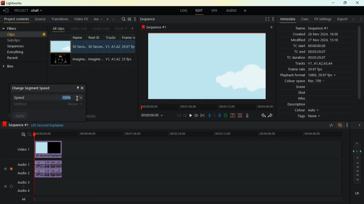  I want to click on back, so click(5, 11).